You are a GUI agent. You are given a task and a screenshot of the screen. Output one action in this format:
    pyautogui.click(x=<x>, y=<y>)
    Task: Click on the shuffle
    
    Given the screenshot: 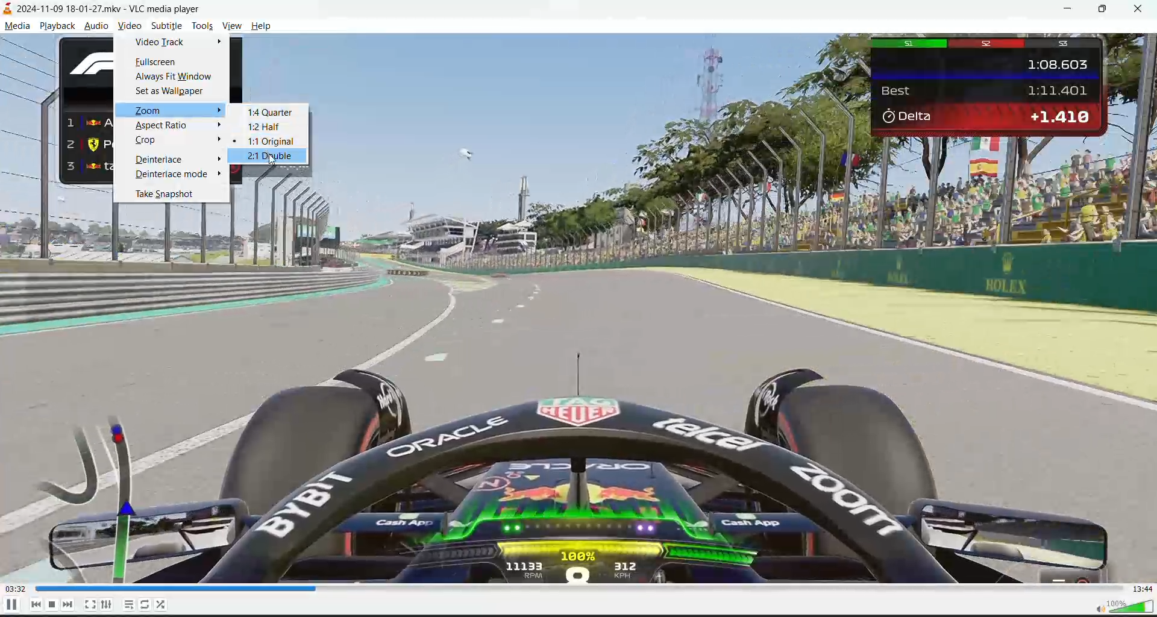 What is the action you would take?
    pyautogui.click(x=161, y=605)
    